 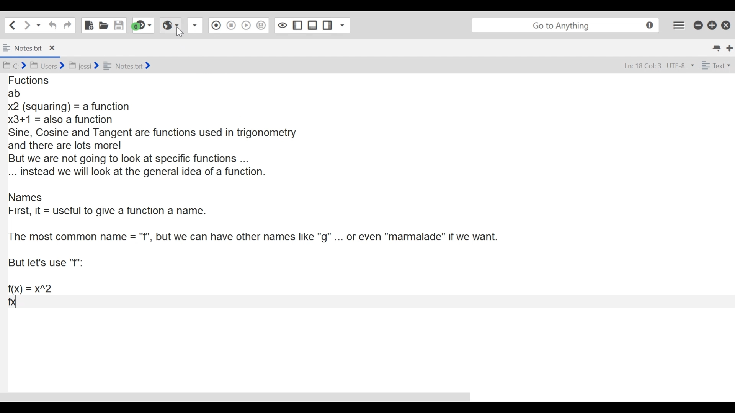 I want to click on jessi, so click(x=83, y=65).